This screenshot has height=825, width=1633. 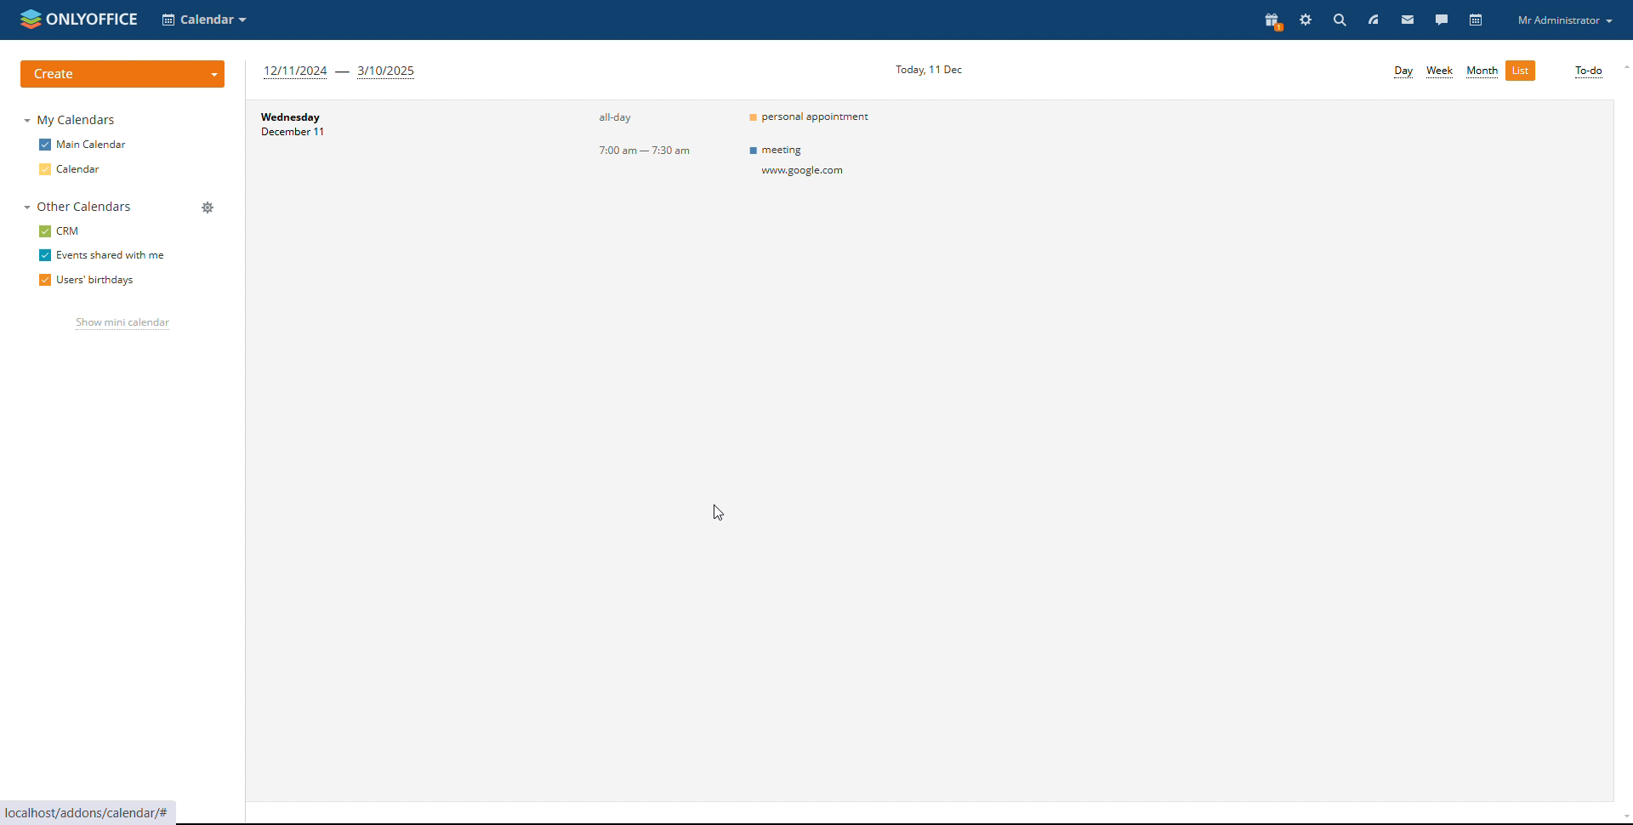 I want to click on day and date, so click(x=330, y=128).